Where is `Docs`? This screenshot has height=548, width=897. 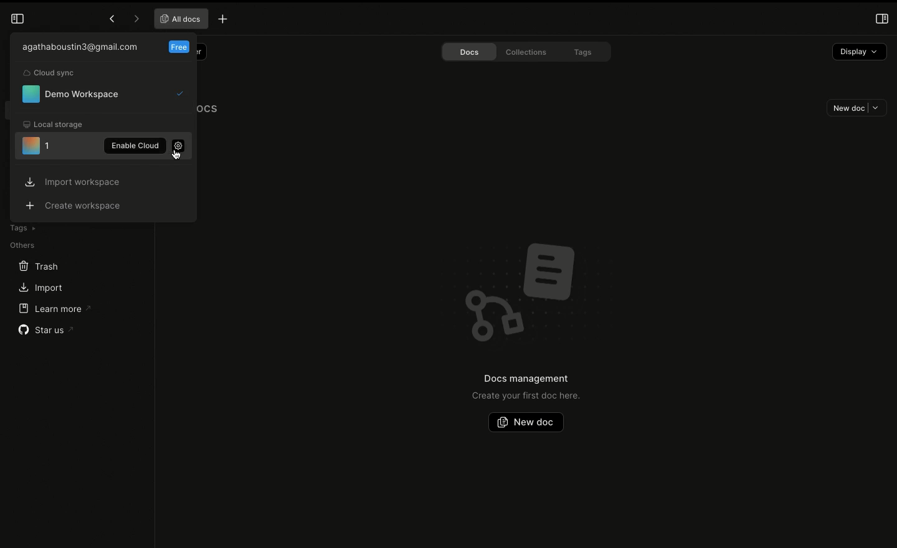
Docs is located at coordinates (469, 51).